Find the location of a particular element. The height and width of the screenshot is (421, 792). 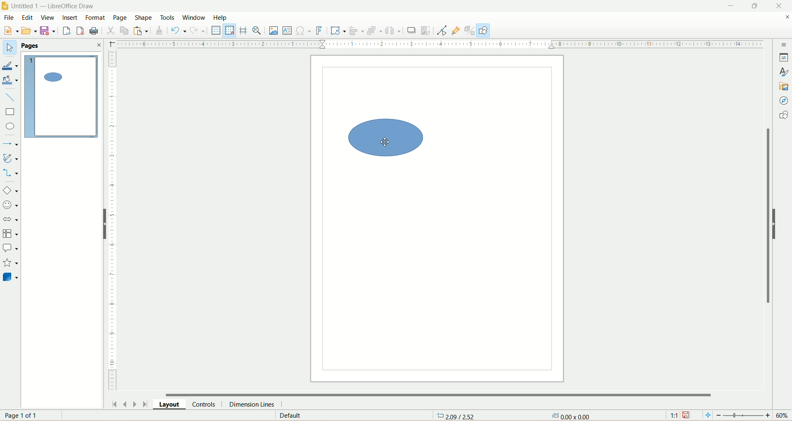

callout is located at coordinates (10, 248).